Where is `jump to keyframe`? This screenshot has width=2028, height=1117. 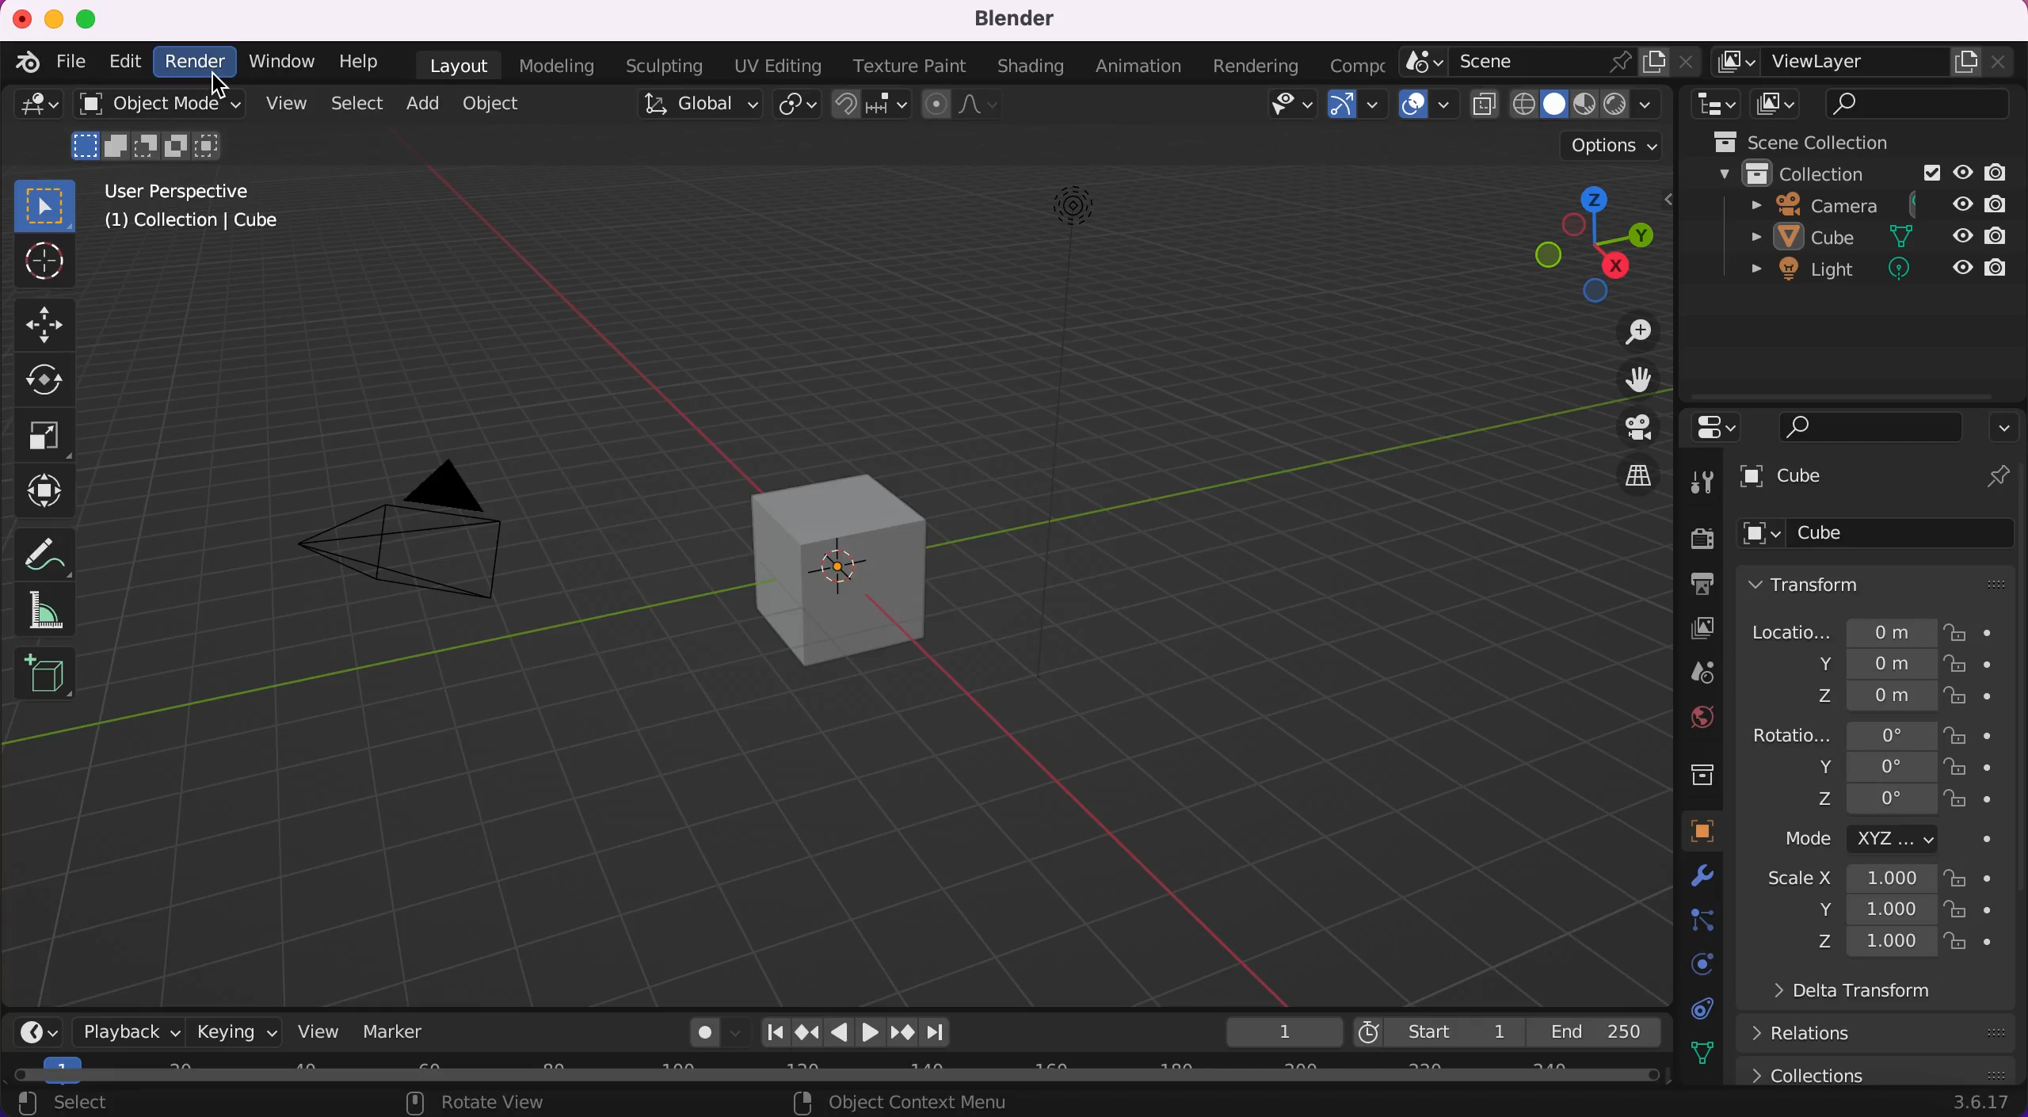
jump to keyframe is located at coordinates (904, 1034).